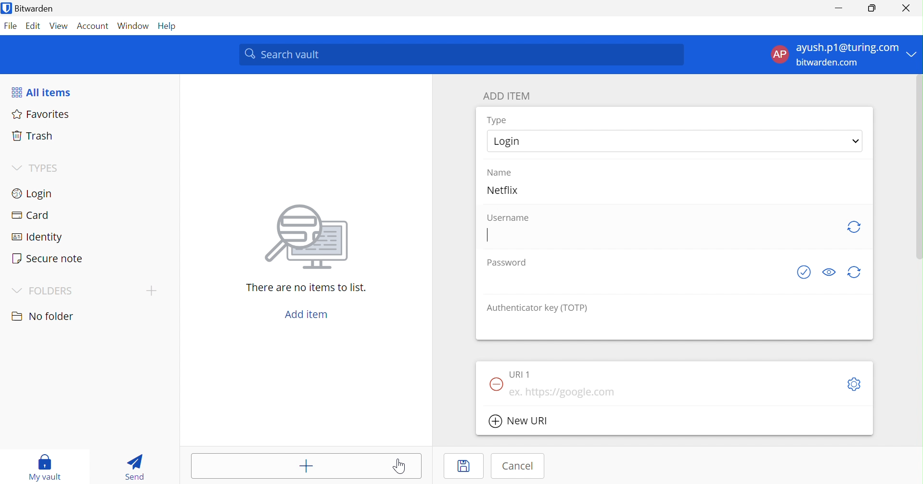  What do you see at coordinates (829, 272) in the screenshot?
I see `Toggle visibility` at bounding box center [829, 272].